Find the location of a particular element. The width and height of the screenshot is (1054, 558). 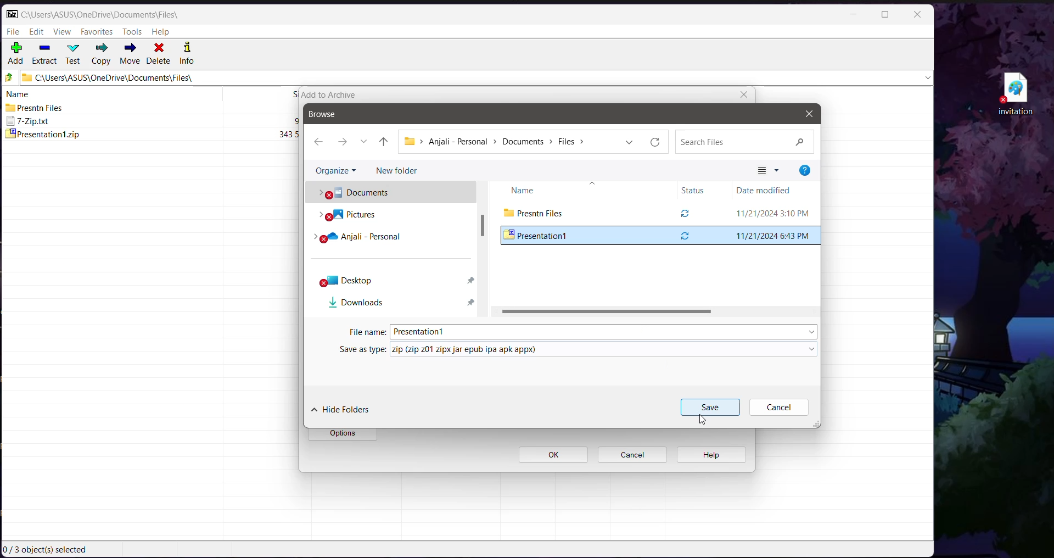

name is located at coordinates (18, 93).